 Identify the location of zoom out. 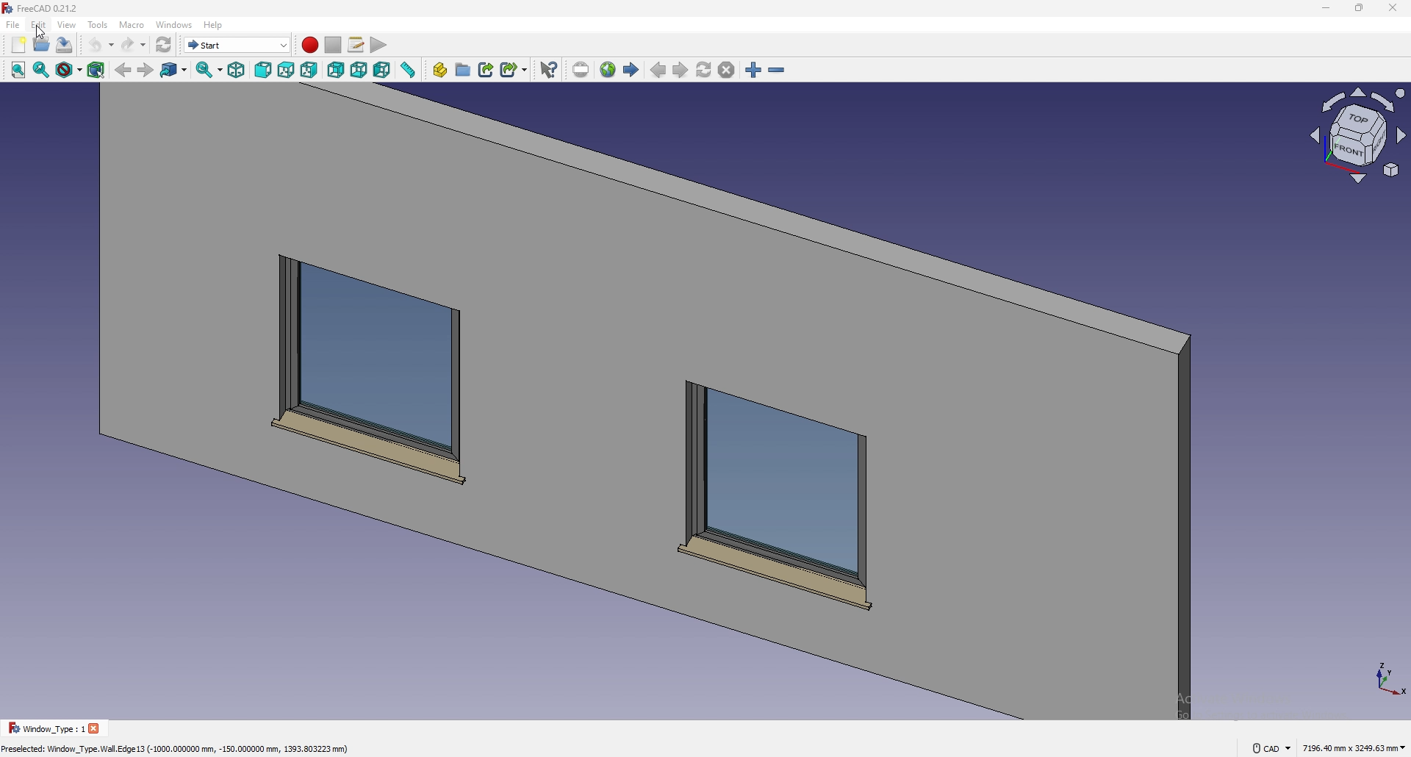
(777, 71).